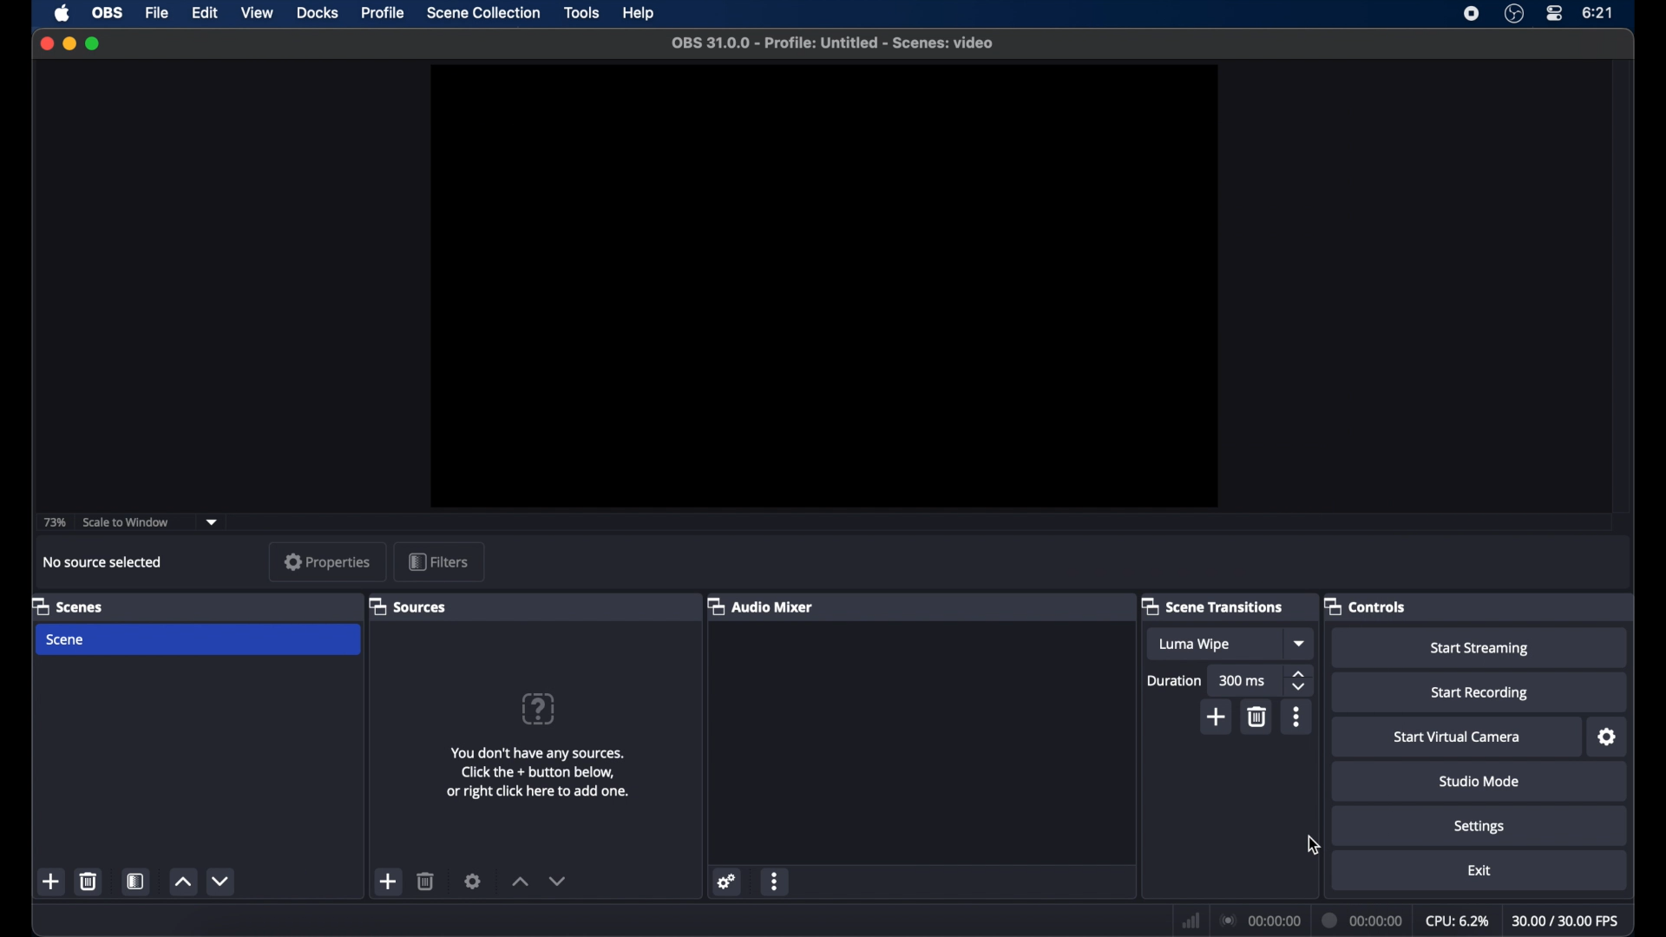 This screenshot has height=937, width=1666. I want to click on scene transitions, so click(1213, 606).